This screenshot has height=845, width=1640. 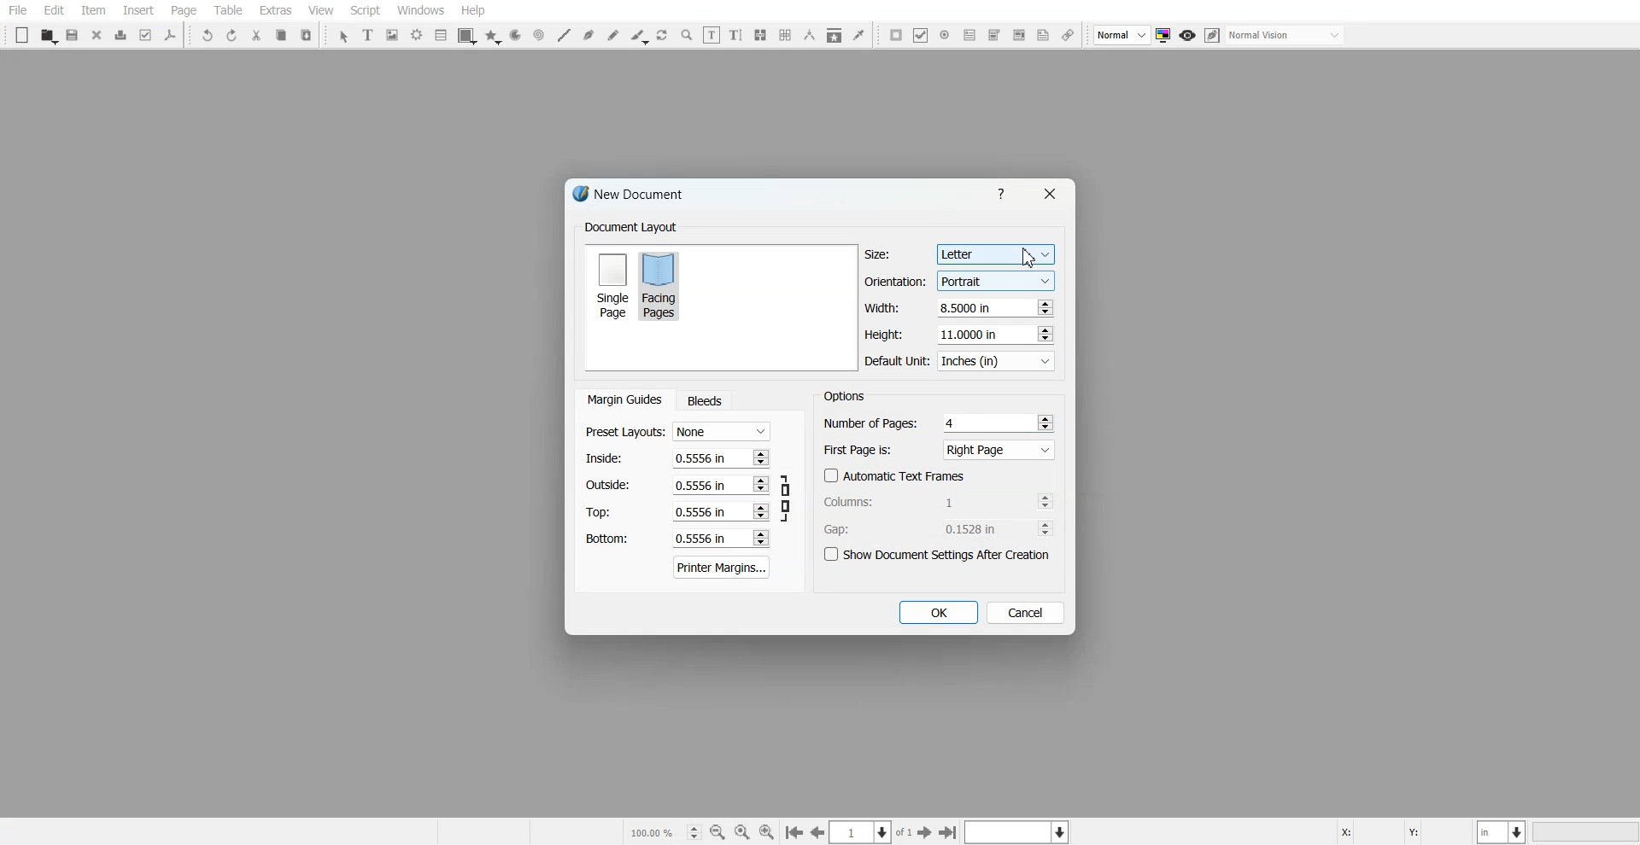 What do you see at coordinates (712, 34) in the screenshot?
I see `Edit contents of frame` at bounding box center [712, 34].